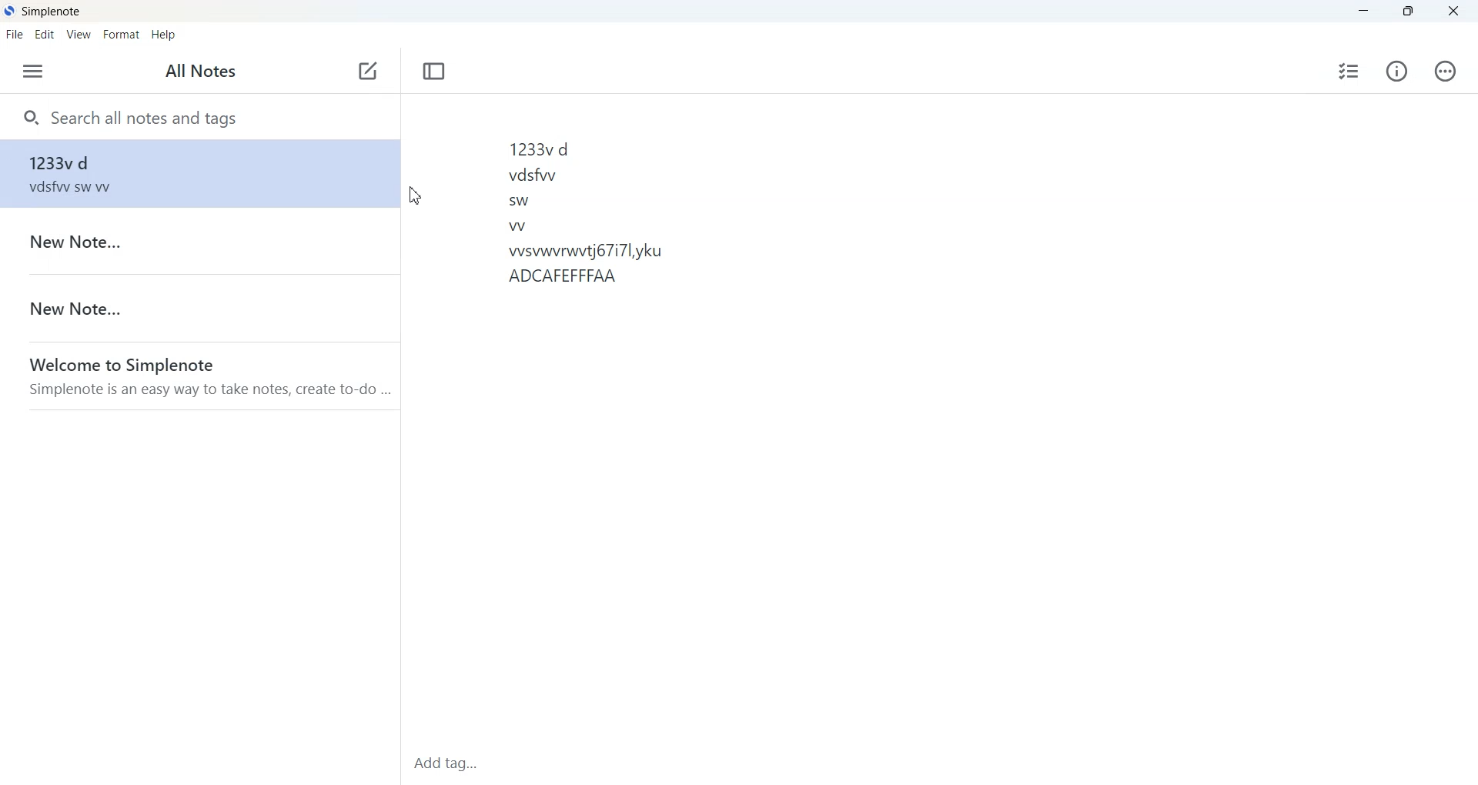 This screenshot has width=1478, height=785. Describe the element at coordinates (162, 35) in the screenshot. I see `Help` at that location.